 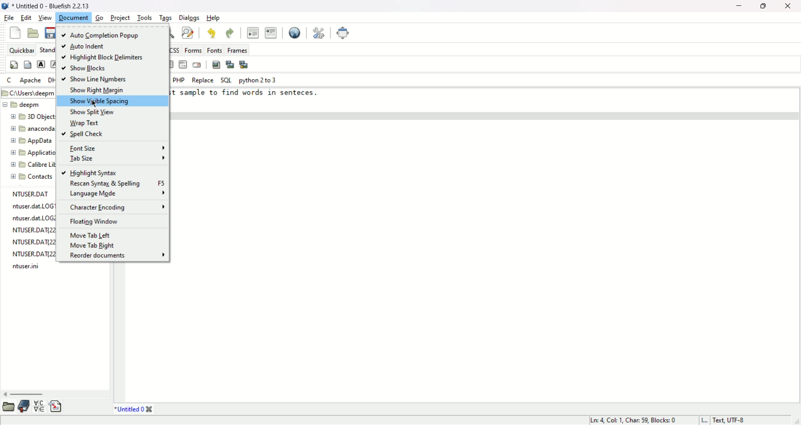 I want to click on SQL, so click(x=226, y=80).